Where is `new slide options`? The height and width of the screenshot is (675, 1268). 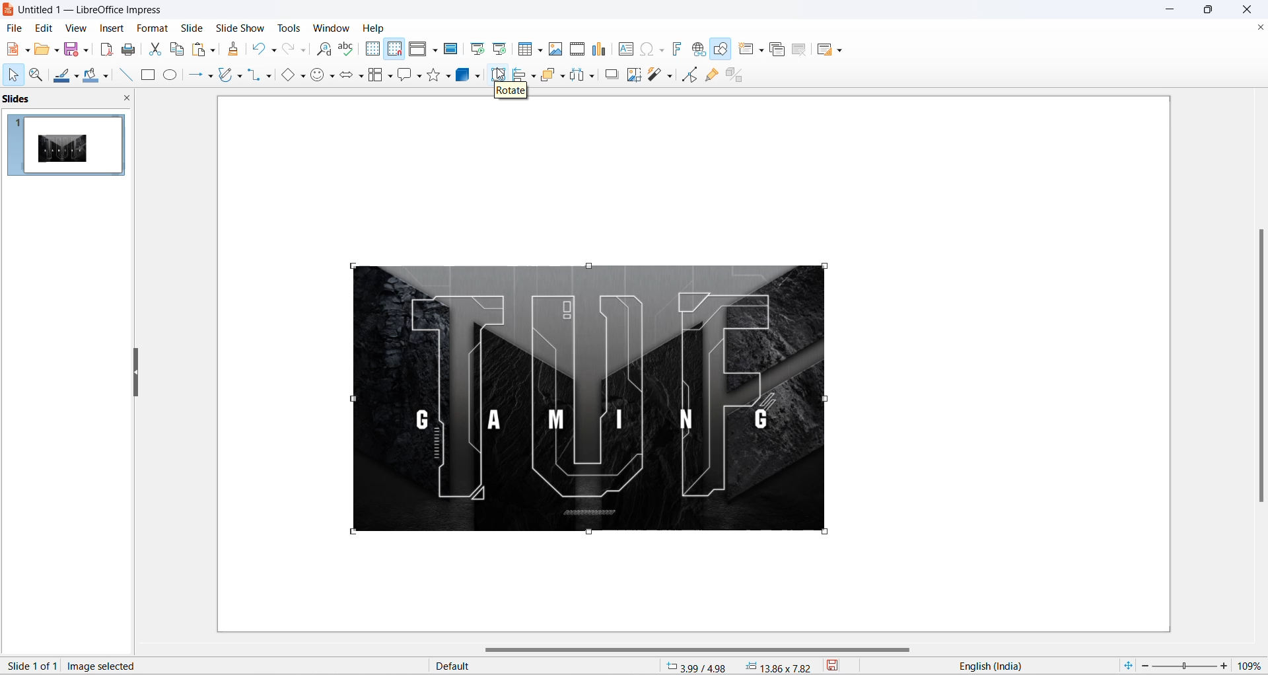 new slide options is located at coordinates (763, 50).